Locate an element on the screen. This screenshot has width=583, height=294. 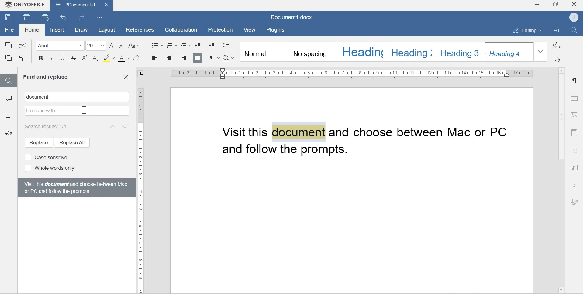
Redo is located at coordinates (83, 18).